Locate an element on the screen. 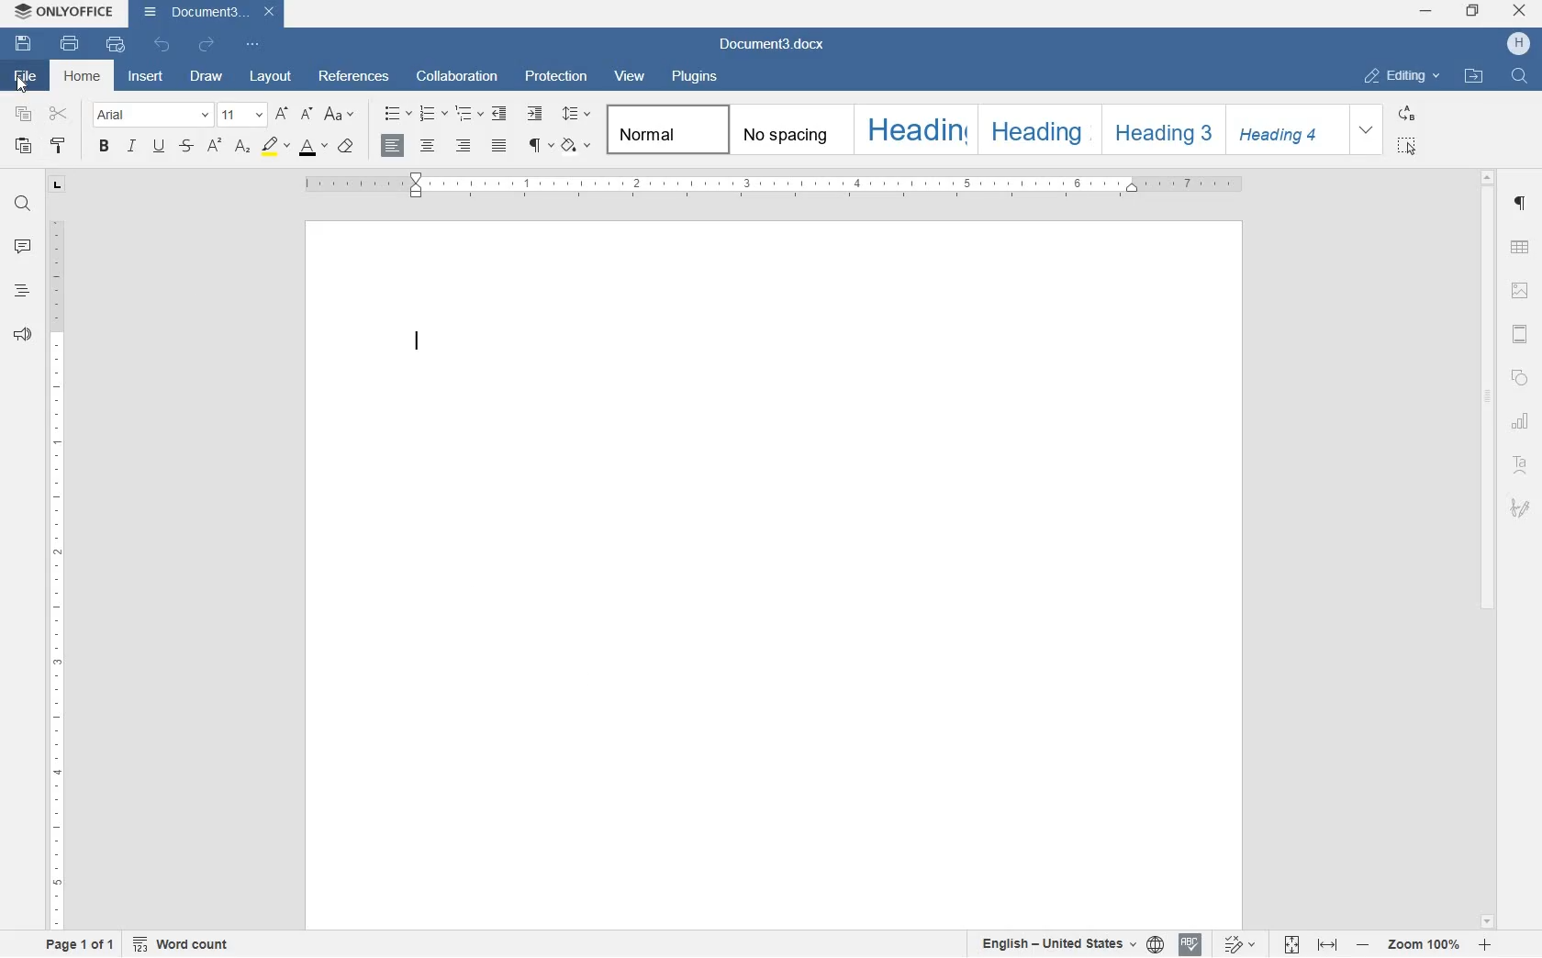 The width and height of the screenshot is (1542, 958). align right is located at coordinates (394, 147).